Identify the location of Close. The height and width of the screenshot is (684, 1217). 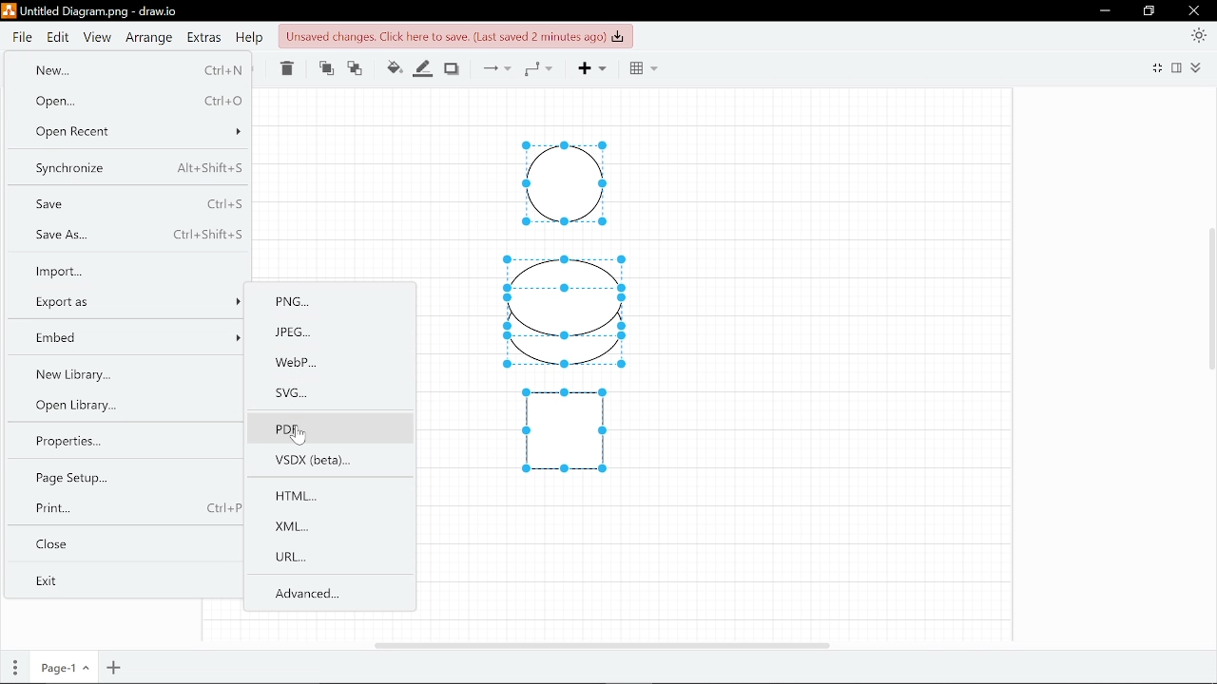
(127, 544).